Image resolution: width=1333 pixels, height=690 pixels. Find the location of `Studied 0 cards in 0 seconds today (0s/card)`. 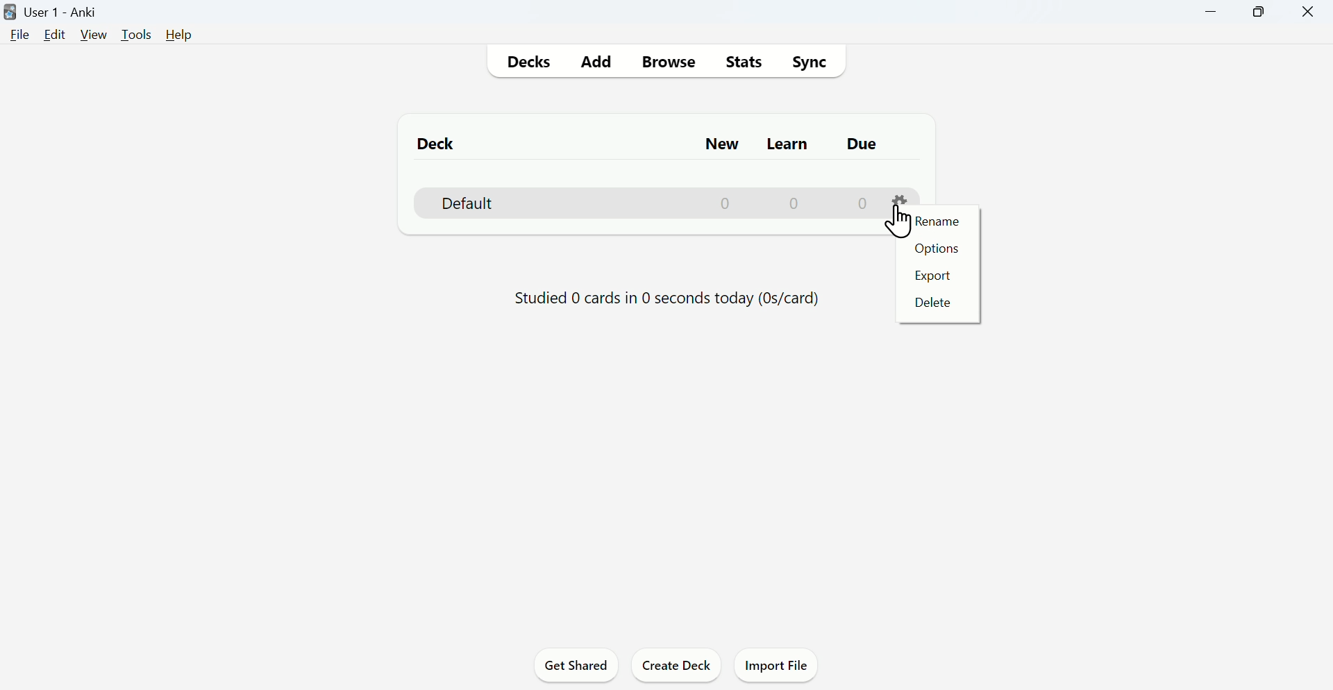

Studied 0 cards in 0 seconds today (0s/card) is located at coordinates (669, 301).